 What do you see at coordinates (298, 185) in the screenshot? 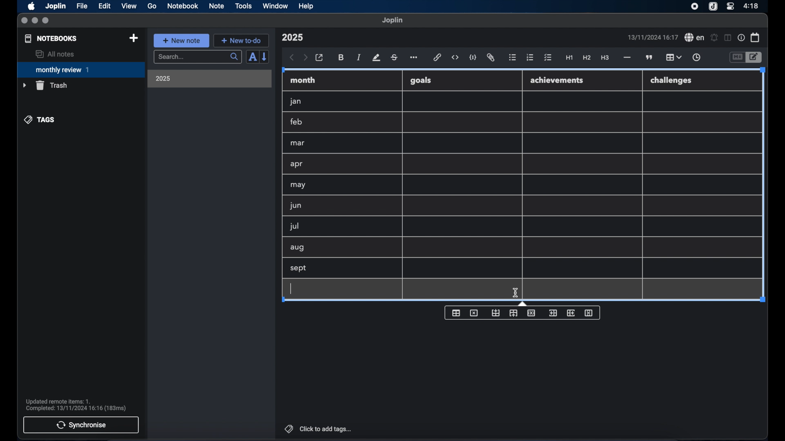
I see `may` at bounding box center [298, 185].